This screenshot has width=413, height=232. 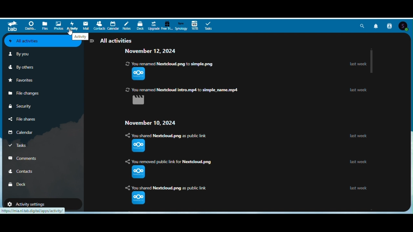 What do you see at coordinates (59, 25) in the screenshot?
I see `Photos` at bounding box center [59, 25].